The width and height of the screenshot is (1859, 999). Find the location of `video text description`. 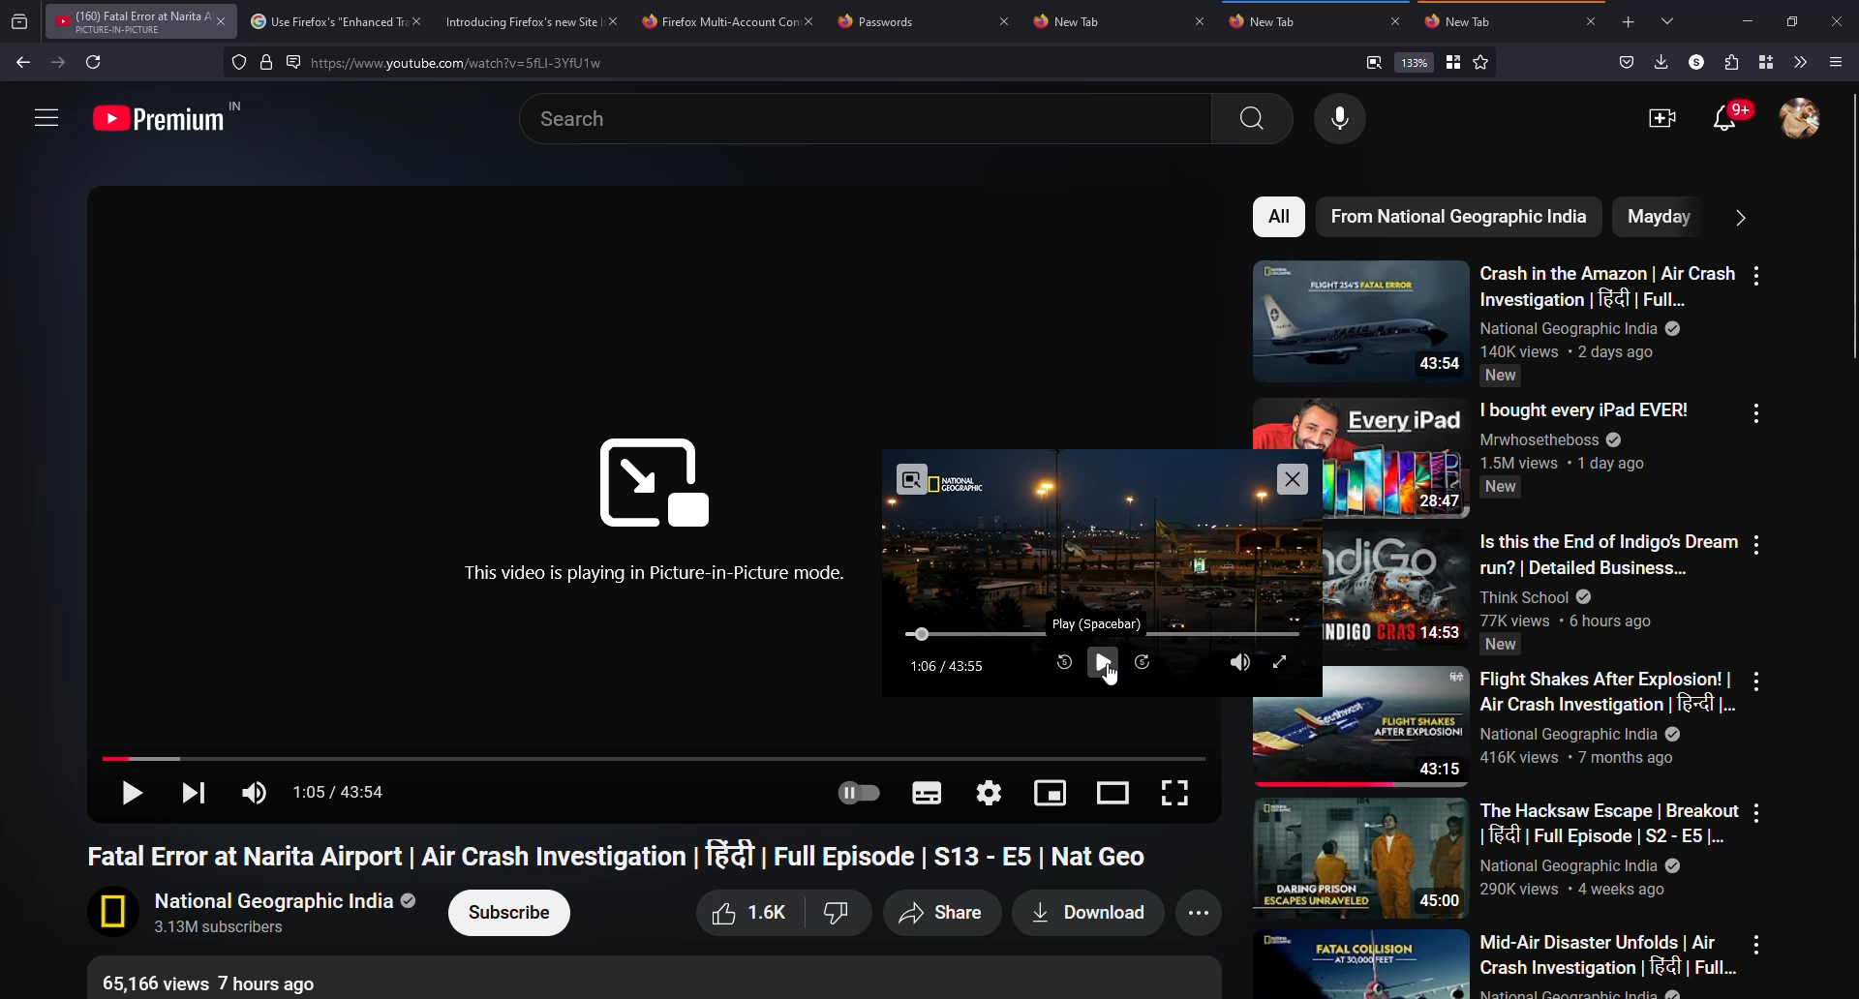

video text description is located at coordinates (1609, 580).